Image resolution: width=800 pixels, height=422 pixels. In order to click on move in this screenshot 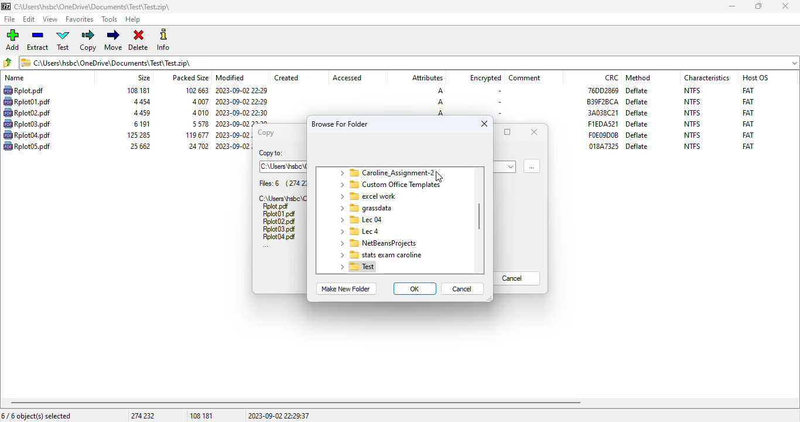, I will do `click(113, 40)`.